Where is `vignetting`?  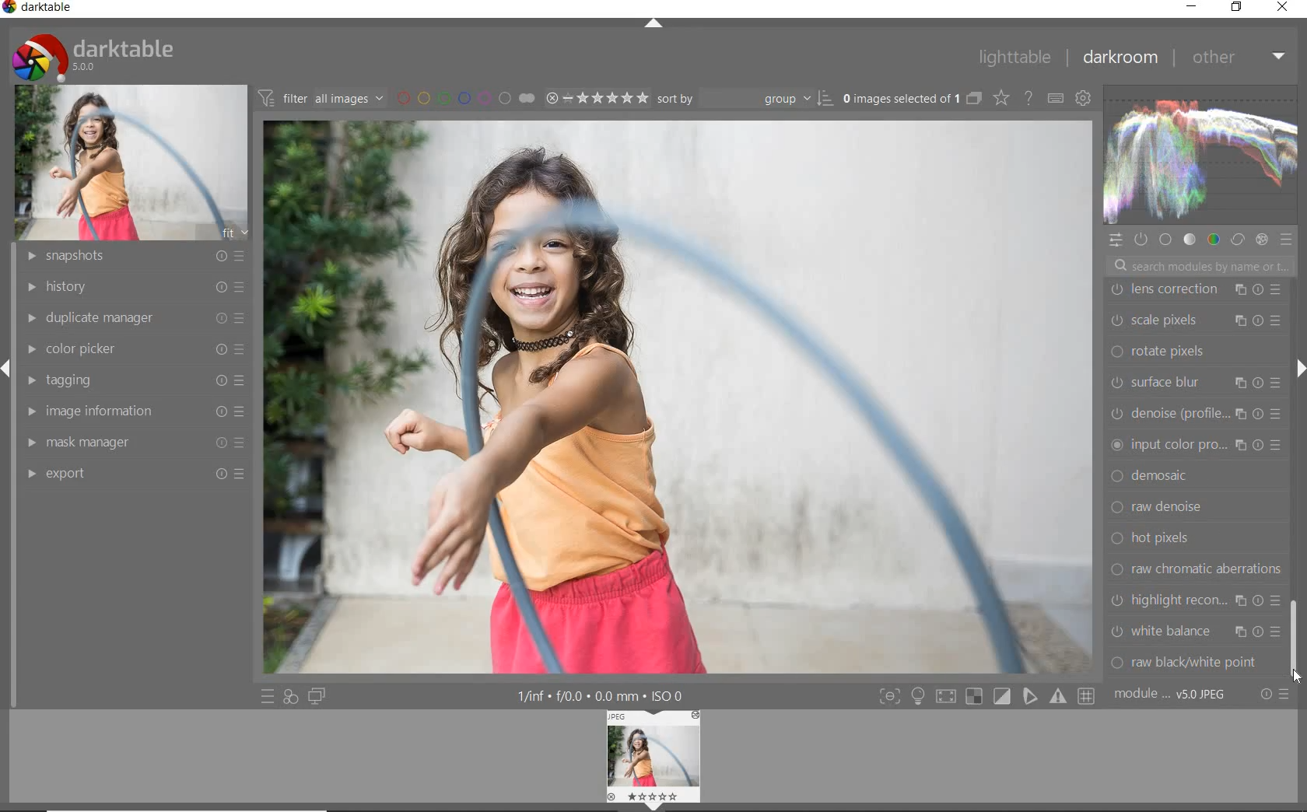
vignetting is located at coordinates (1193, 448).